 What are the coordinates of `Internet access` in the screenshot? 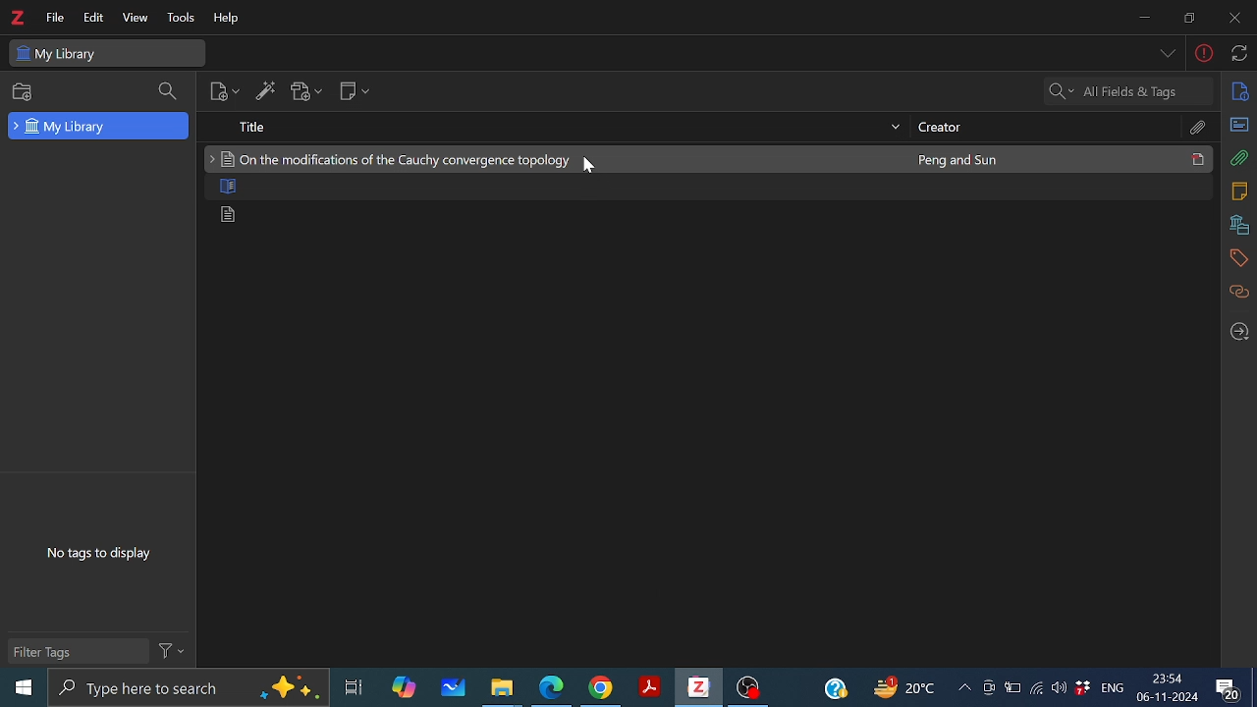 It's located at (1037, 688).